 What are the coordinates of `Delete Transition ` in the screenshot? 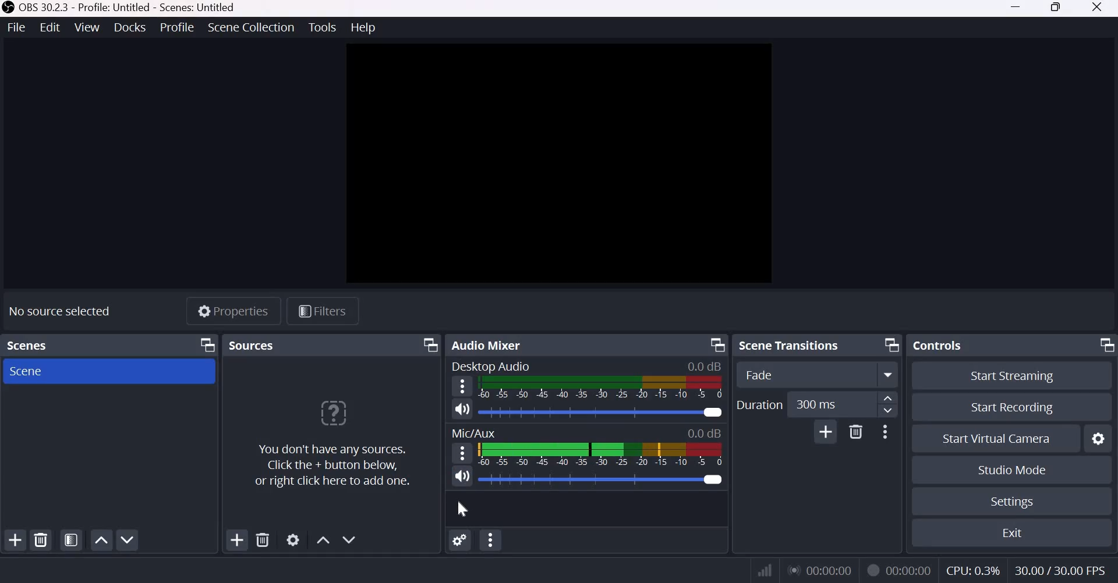 It's located at (855, 432).